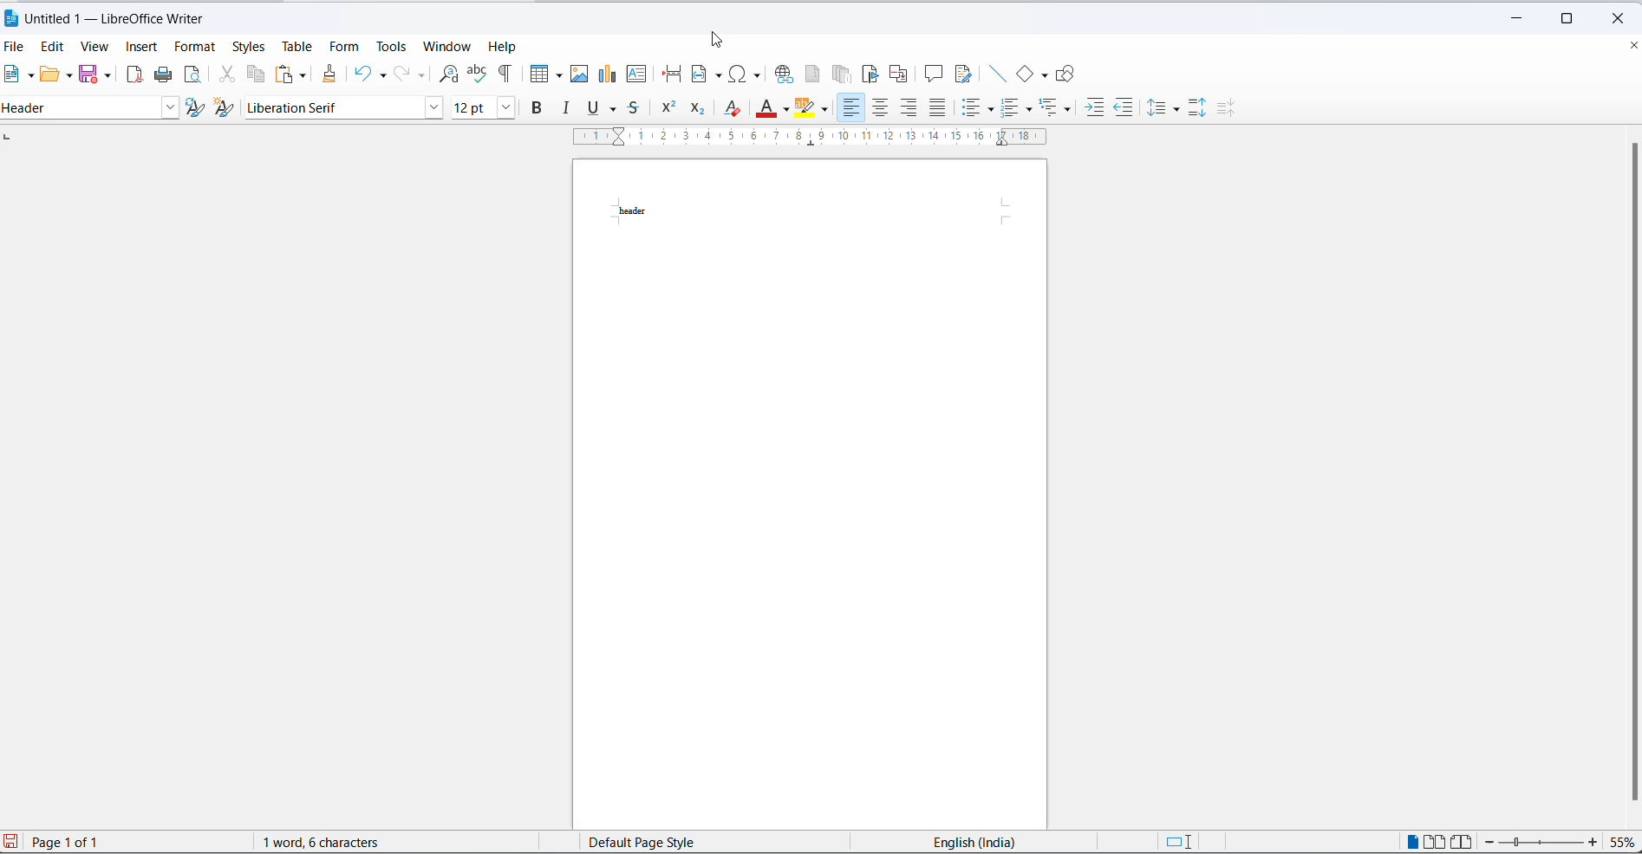 This screenshot has height=854, width=1642. Describe the element at coordinates (824, 141) in the screenshot. I see `scaling` at that location.